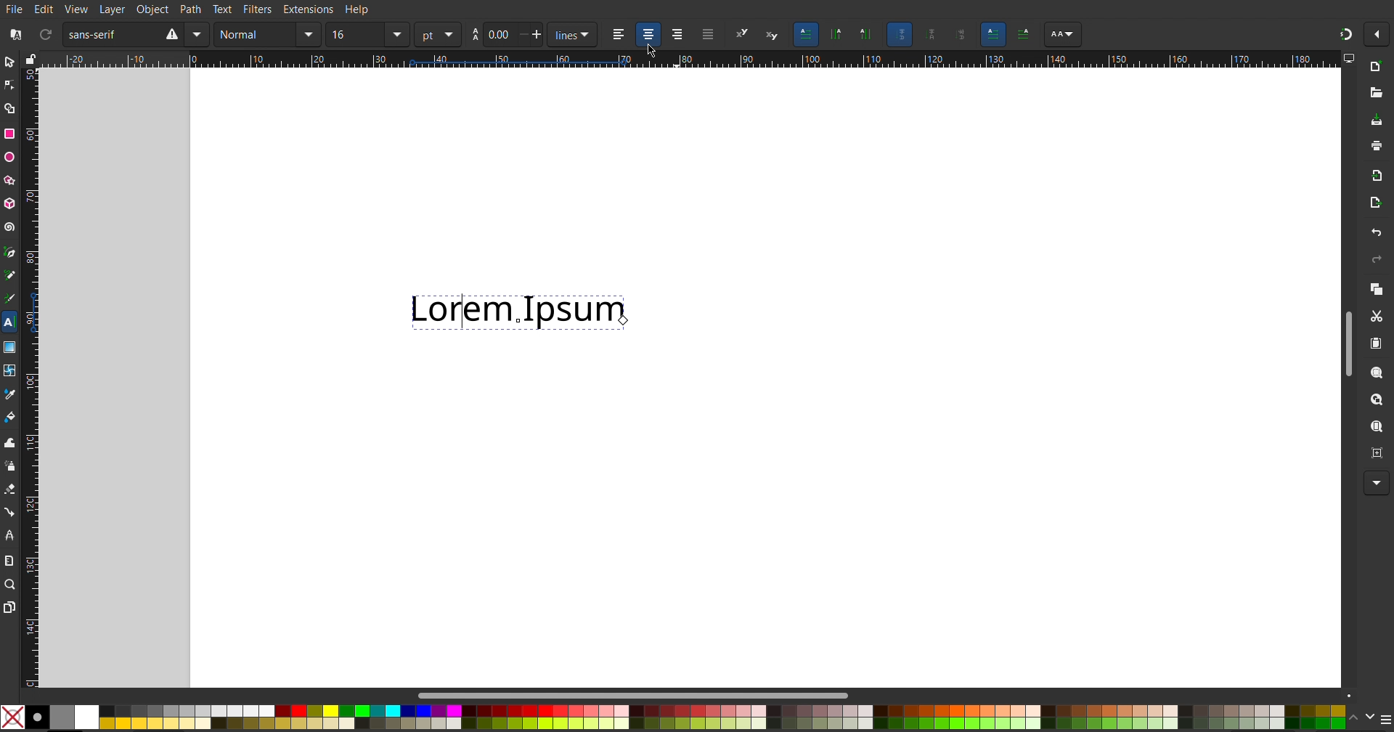  Describe the element at coordinates (526, 309) in the screenshot. I see `Lorem Ipsum` at that location.